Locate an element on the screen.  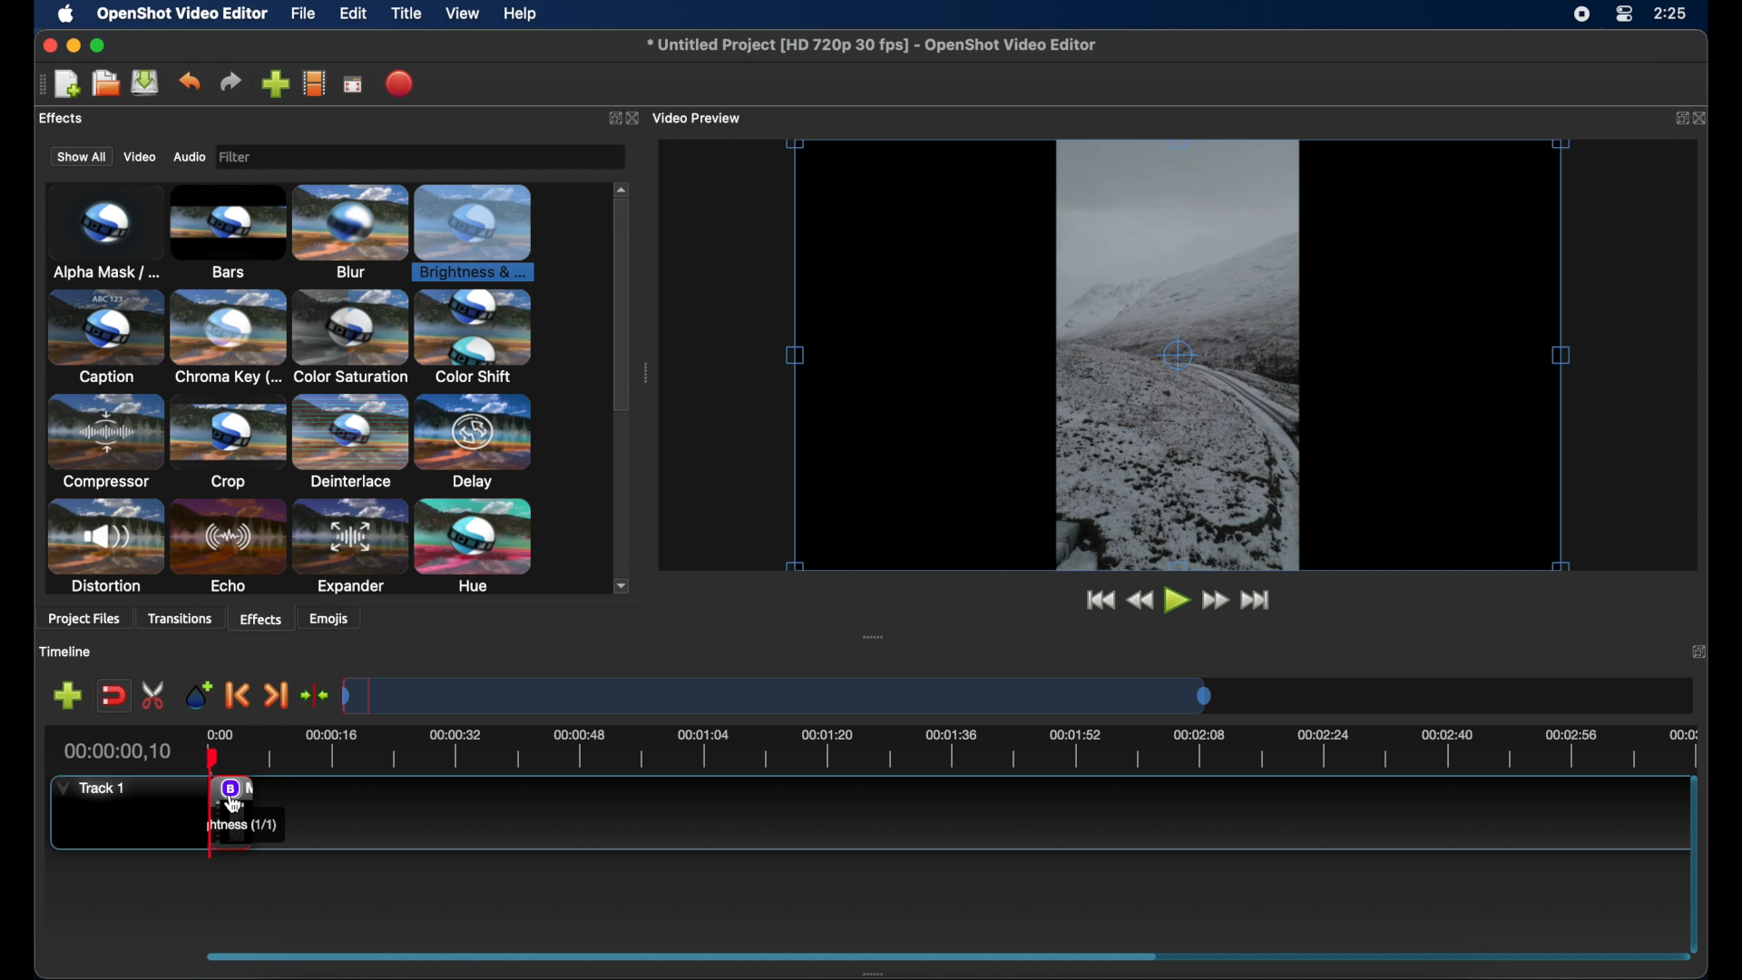
drag handle is located at coordinates (647, 373).